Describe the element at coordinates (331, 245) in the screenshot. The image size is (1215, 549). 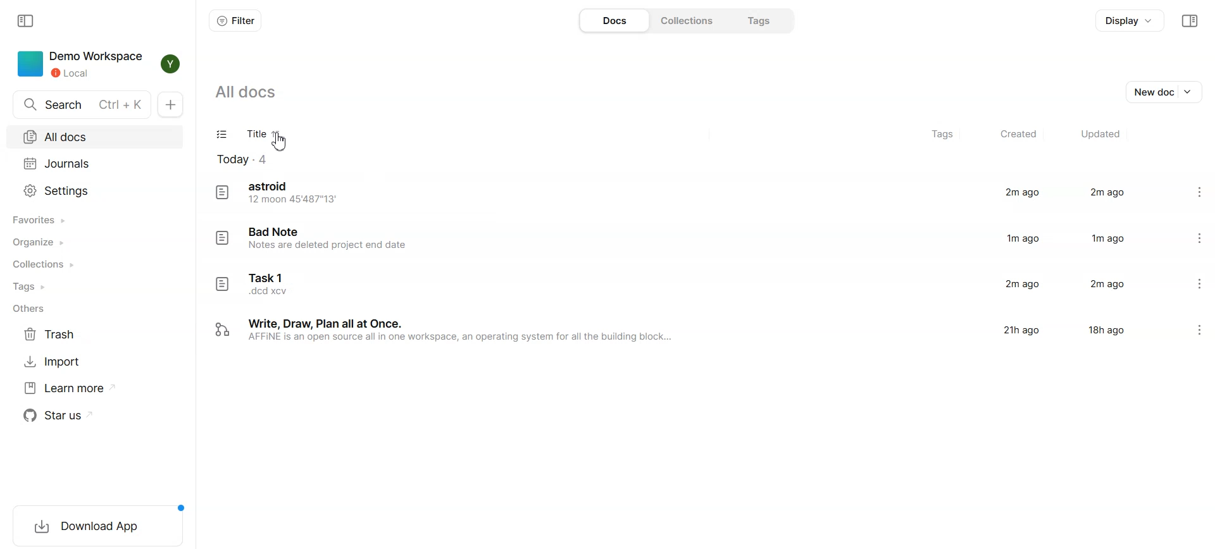
I see `Notes are deleted project end date` at that location.